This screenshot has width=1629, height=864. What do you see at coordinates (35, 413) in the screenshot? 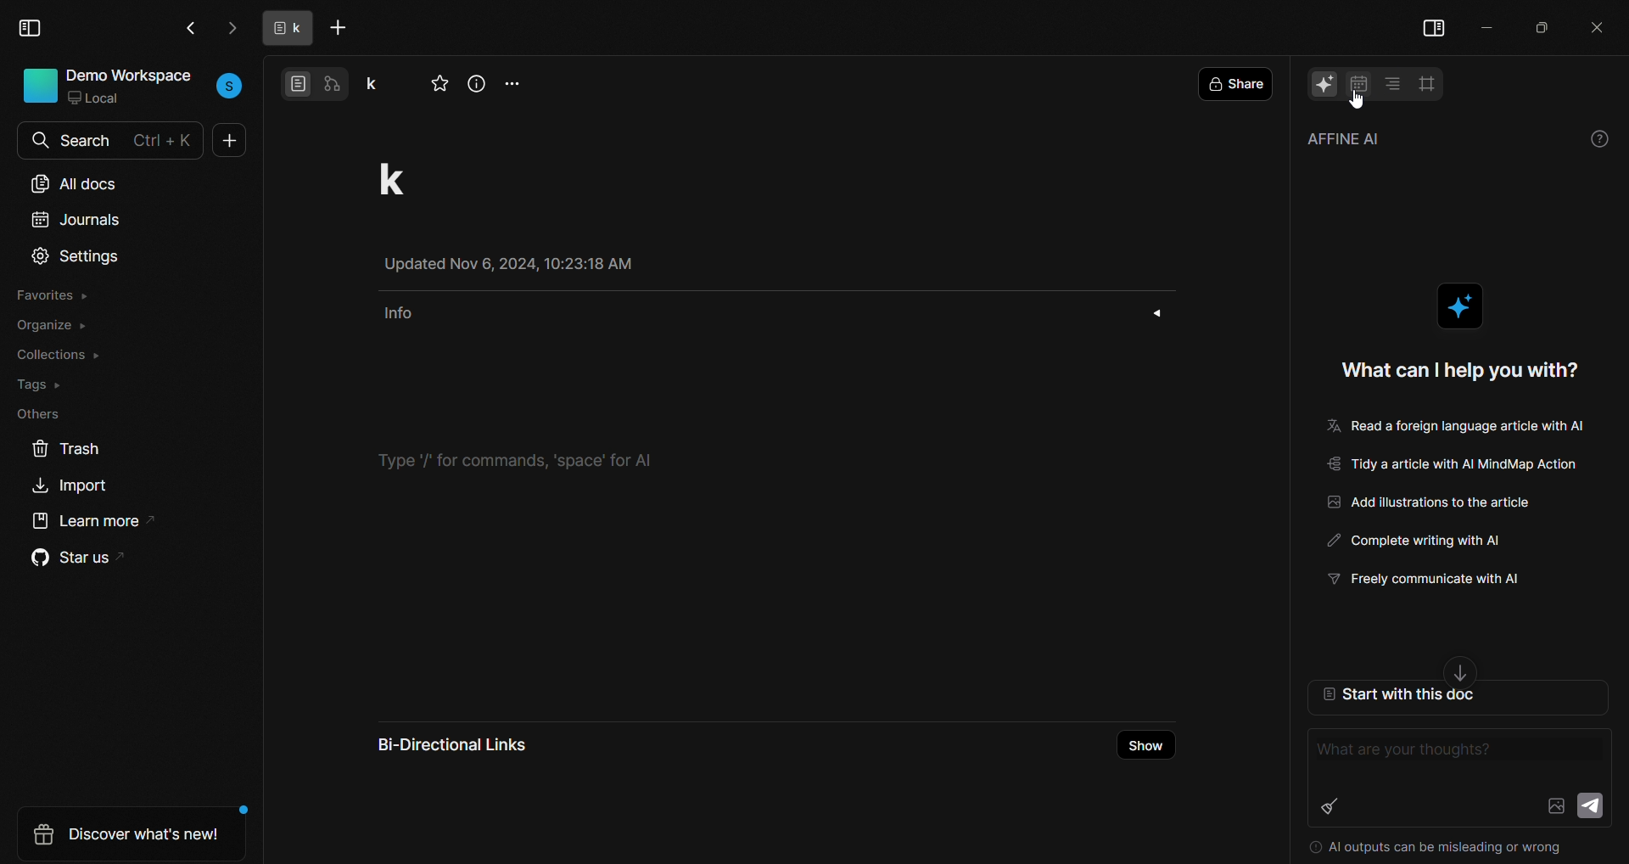
I see `others` at bounding box center [35, 413].